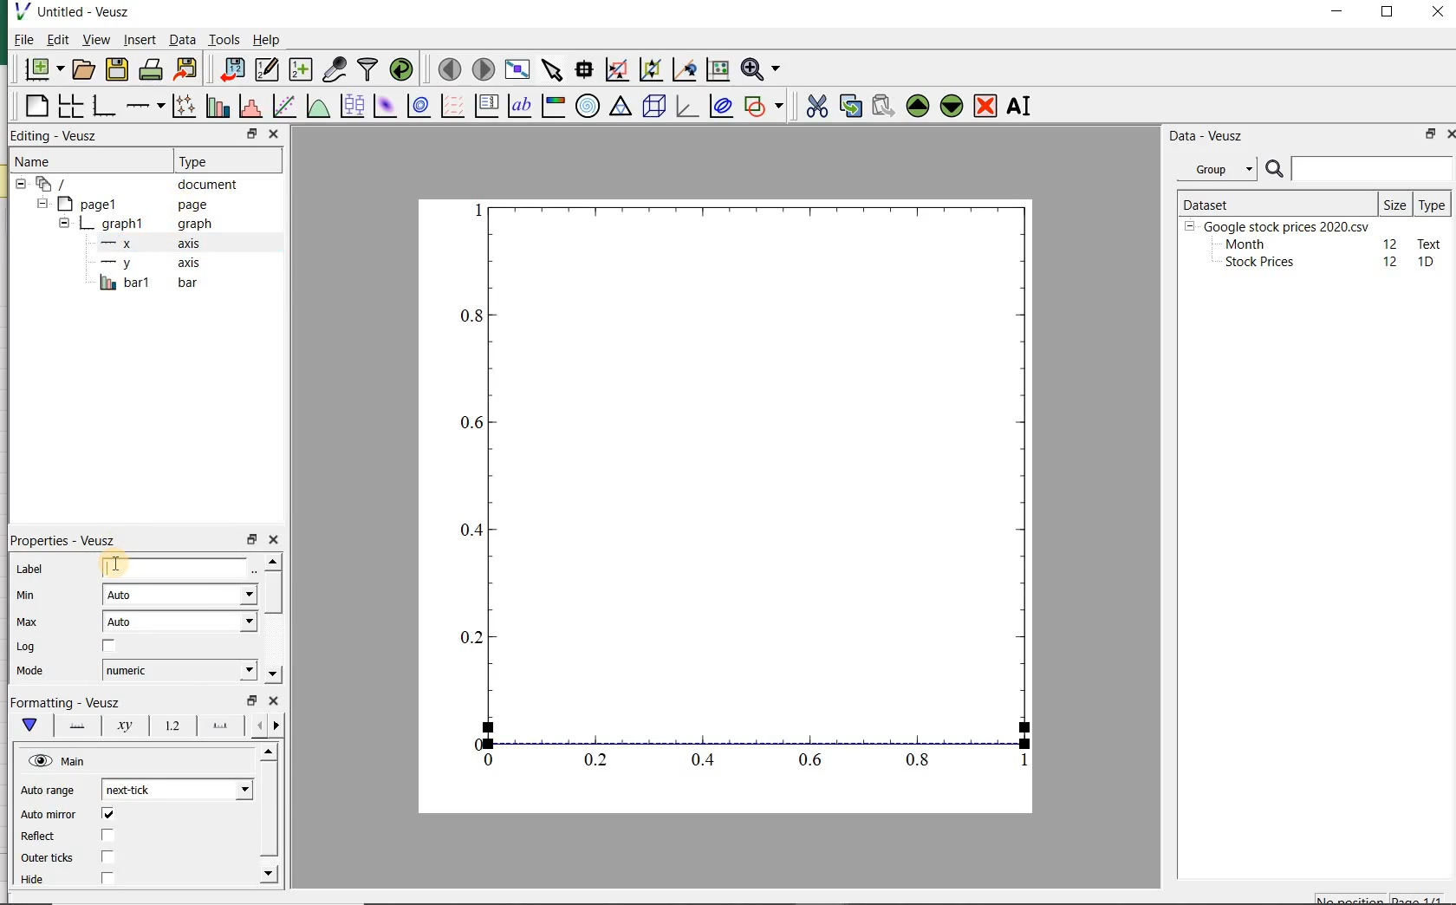 Image resolution: width=1456 pixels, height=905 pixels. Describe the element at coordinates (1427, 243) in the screenshot. I see `text` at that location.